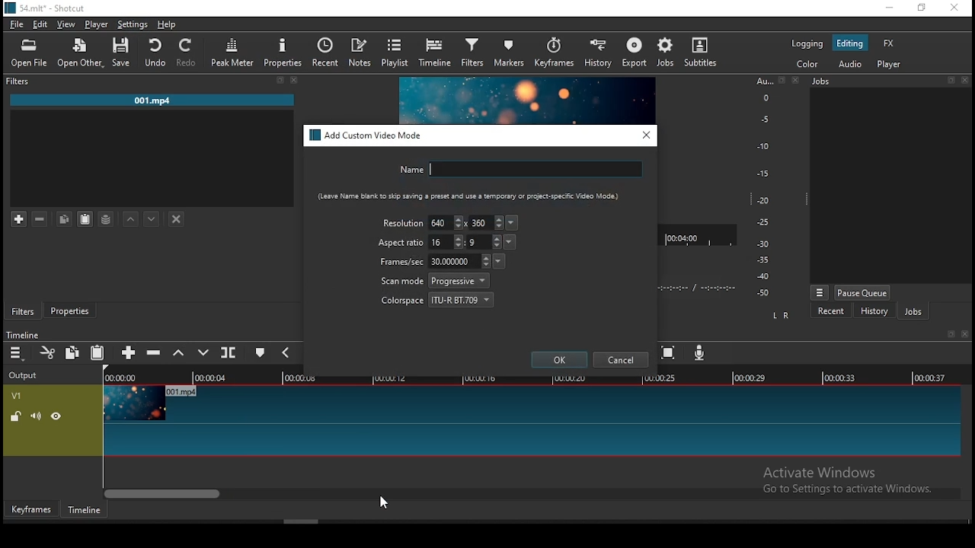 The width and height of the screenshot is (975, 548). Describe the element at coordinates (85, 510) in the screenshot. I see `timeline` at that location.